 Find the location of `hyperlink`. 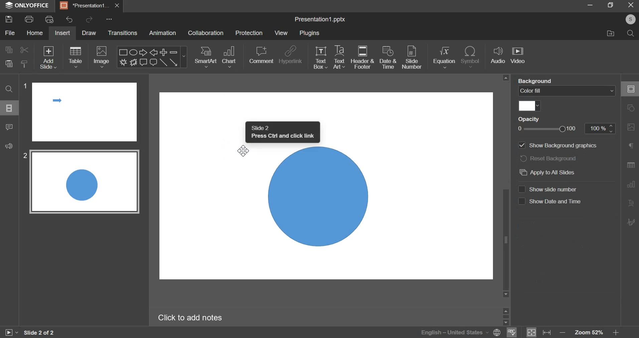

hyperlink is located at coordinates (290, 56).